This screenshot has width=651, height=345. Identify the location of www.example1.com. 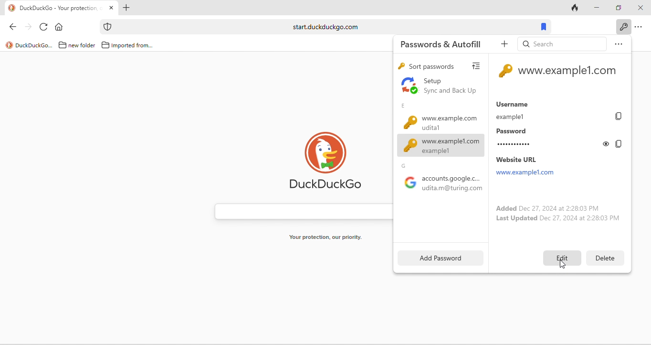
(442, 147).